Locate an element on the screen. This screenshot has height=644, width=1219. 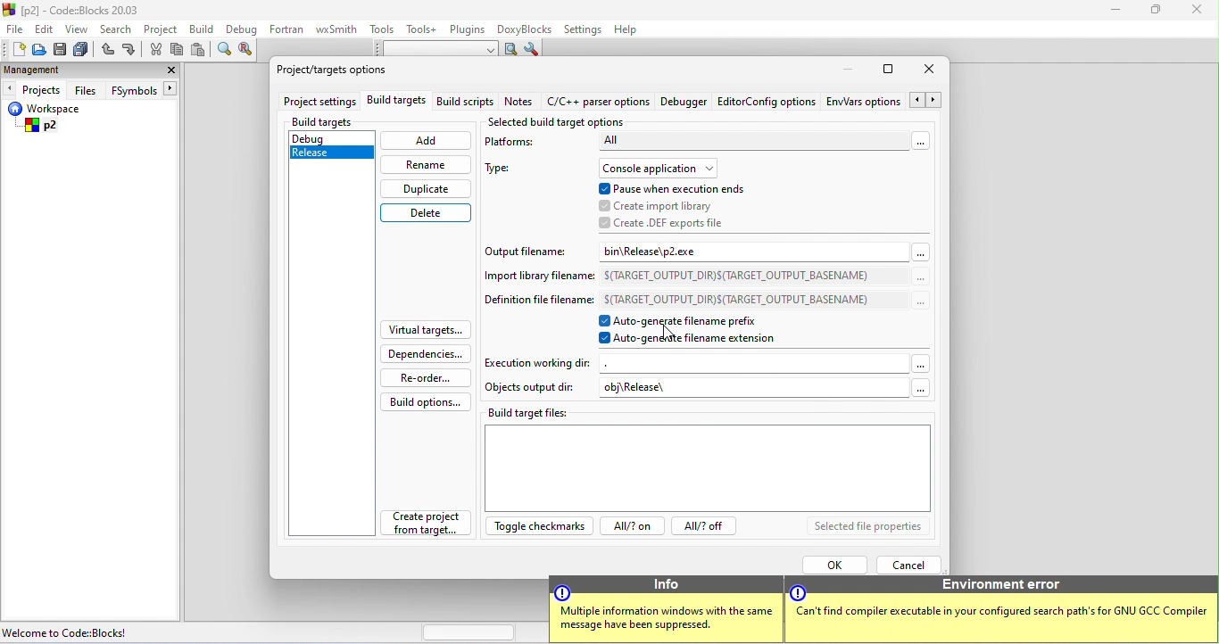
settings is located at coordinates (585, 29).